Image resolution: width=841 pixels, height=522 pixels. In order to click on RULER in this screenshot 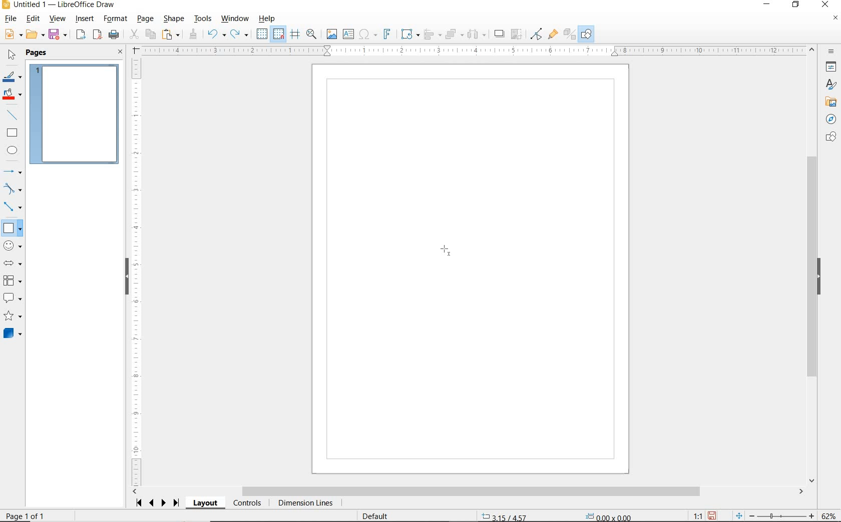, I will do `click(137, 272)`.